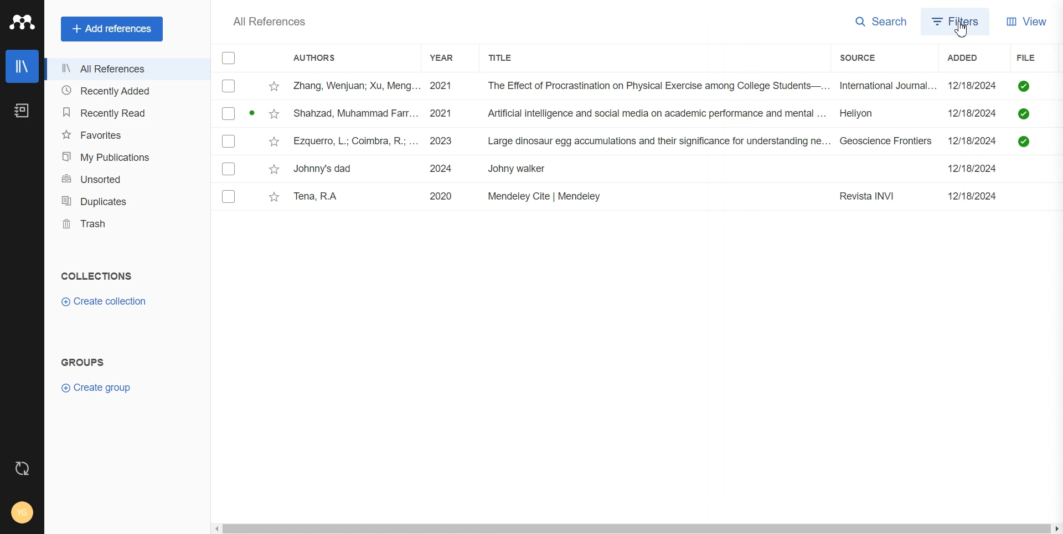 Image resolution: width=1063 pixels, height=534 pixels. What do you see at coordinates (105, 302) in the screenshot?
I see `Create Collection` at bounding box center [105, 302].